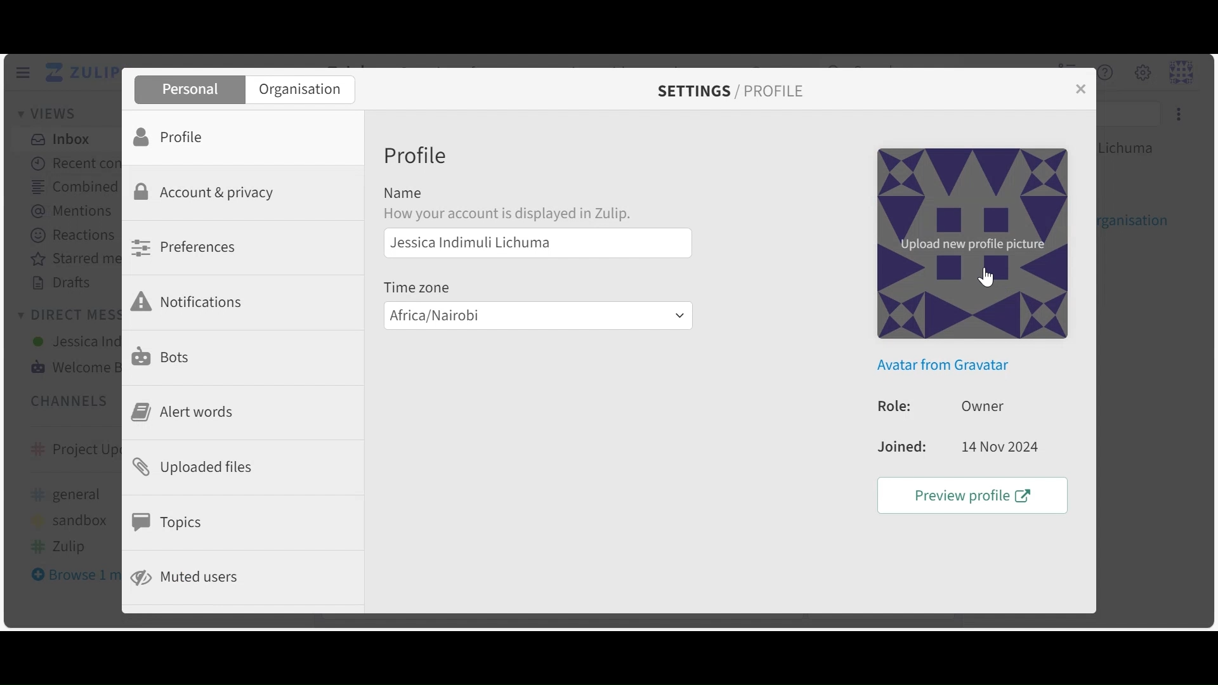  I want to click on Upload new profile picture, so click(974, 244).